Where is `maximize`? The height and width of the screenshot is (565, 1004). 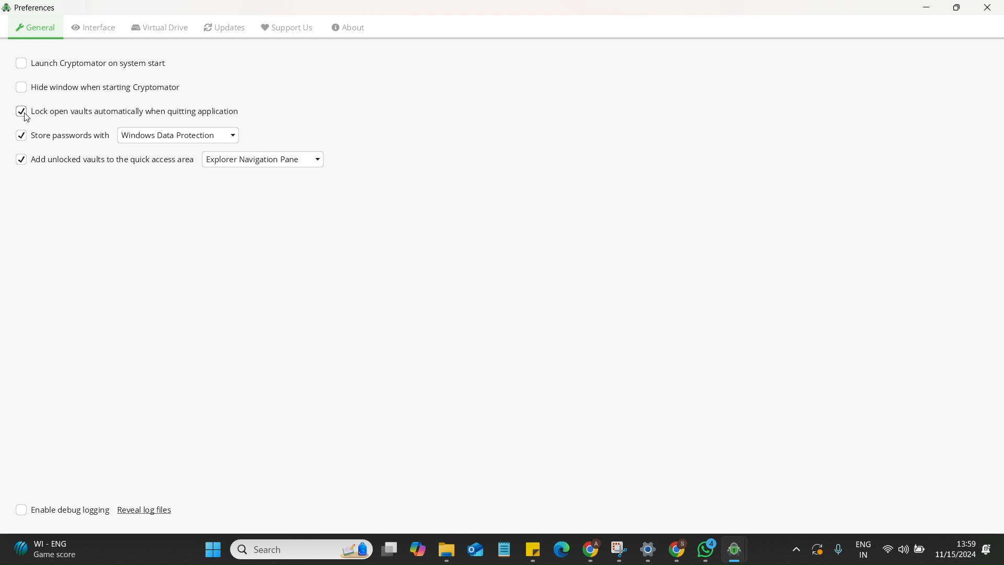
maximize is located at coordinates (956, 9).